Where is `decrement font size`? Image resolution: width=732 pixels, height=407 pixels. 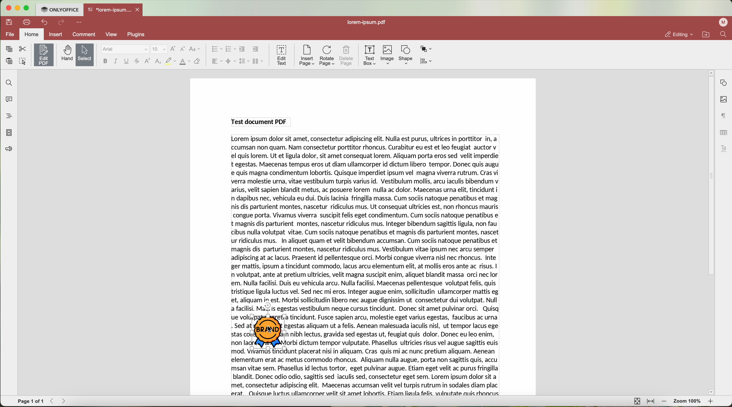
decrement font size is located at coordinates (183, 49).